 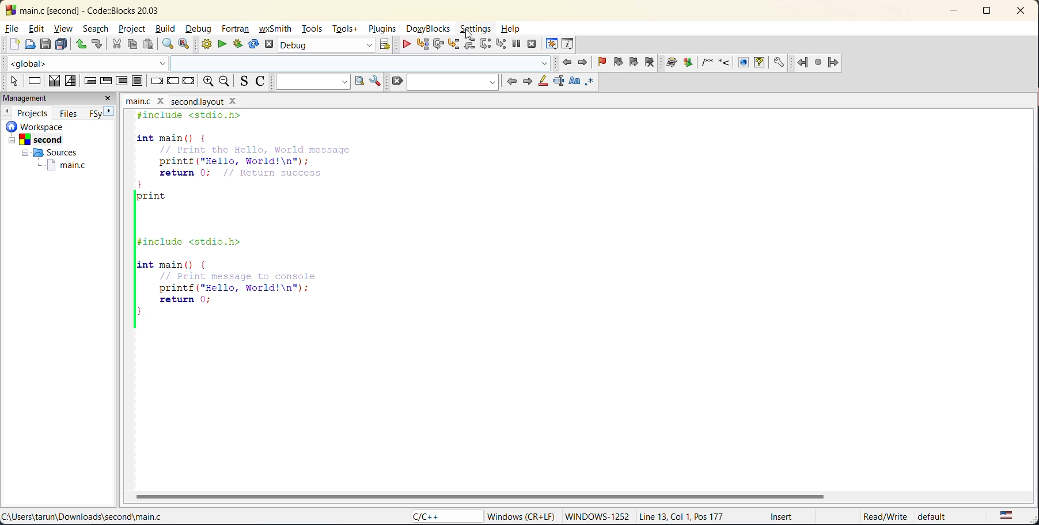 What do you see at coordinates (572, 82) in the screenshot?
I see `match case` at bounding box center [572, 82].